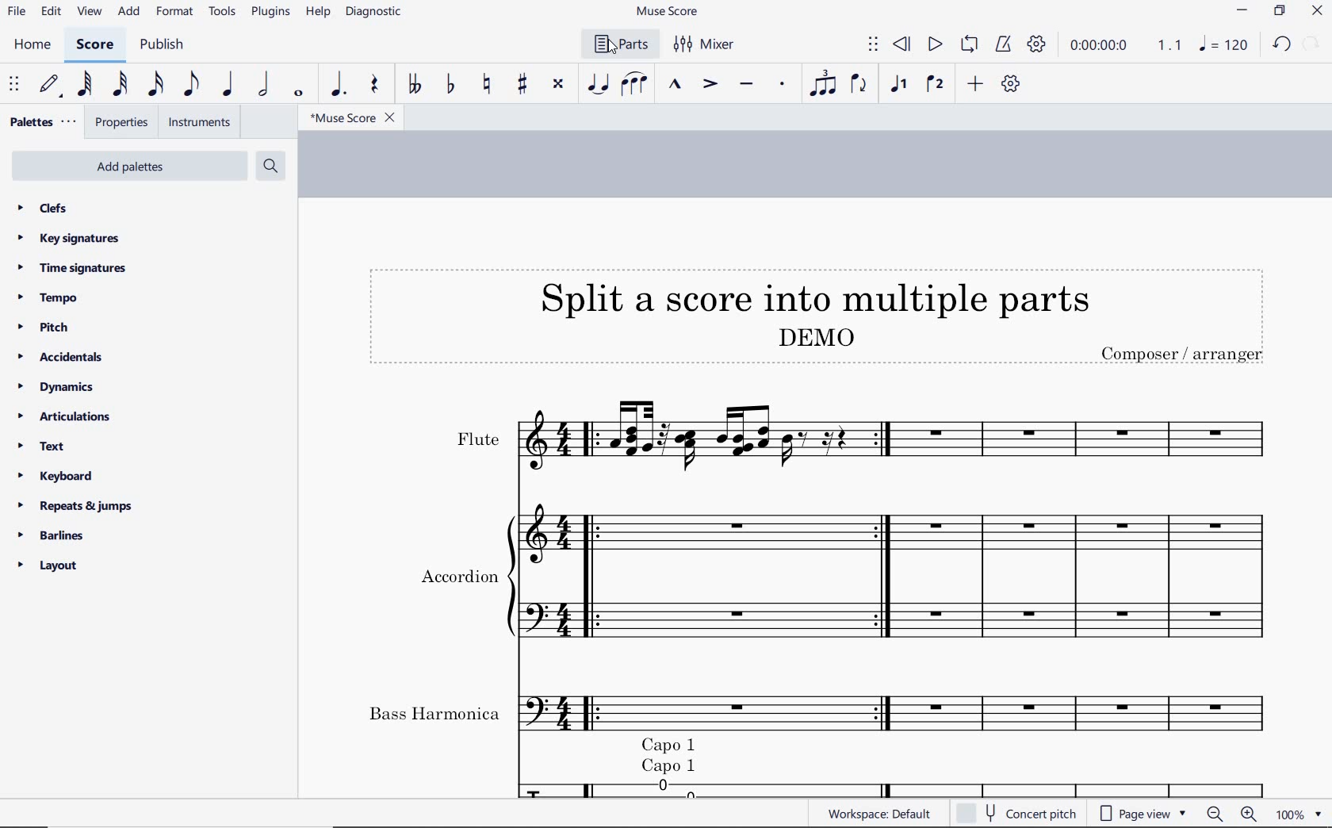  I want to click on 64th note, so click(84, 83).